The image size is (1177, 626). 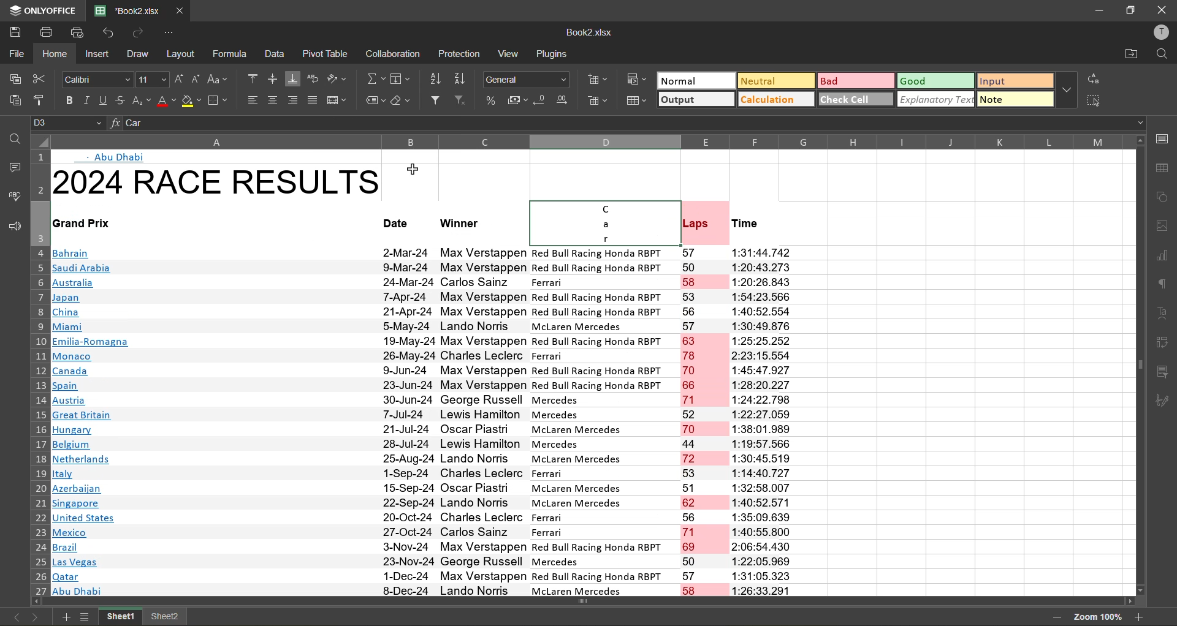 What do you see at coordinates (858, 99) in the screenshot?
I see `check cell` at bounding box center [858, 99].